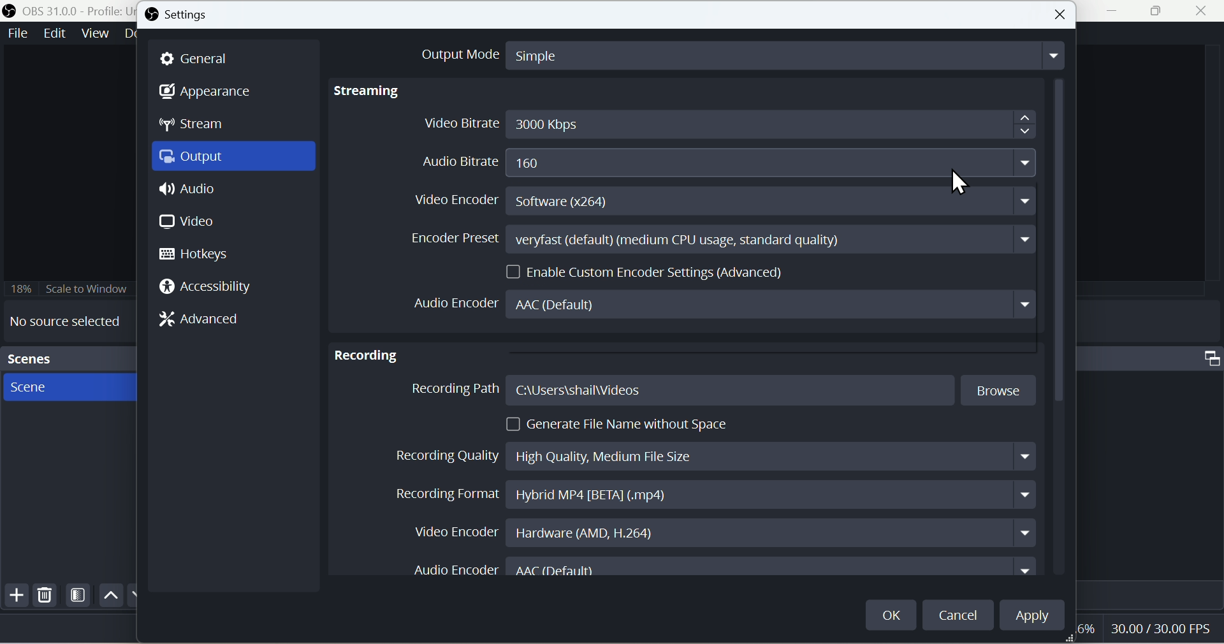 The image size is (1224, 644). What do you see at coordinates (1154, 356) in the screenshot?
I see `Audio mixer` at bounding box center [1154, 356].